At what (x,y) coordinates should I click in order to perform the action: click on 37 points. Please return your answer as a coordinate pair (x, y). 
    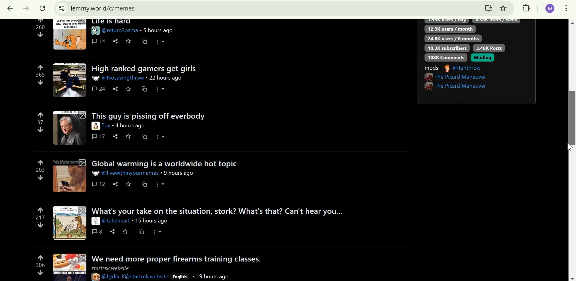
    Looking at the image, I should click on (40, 122).